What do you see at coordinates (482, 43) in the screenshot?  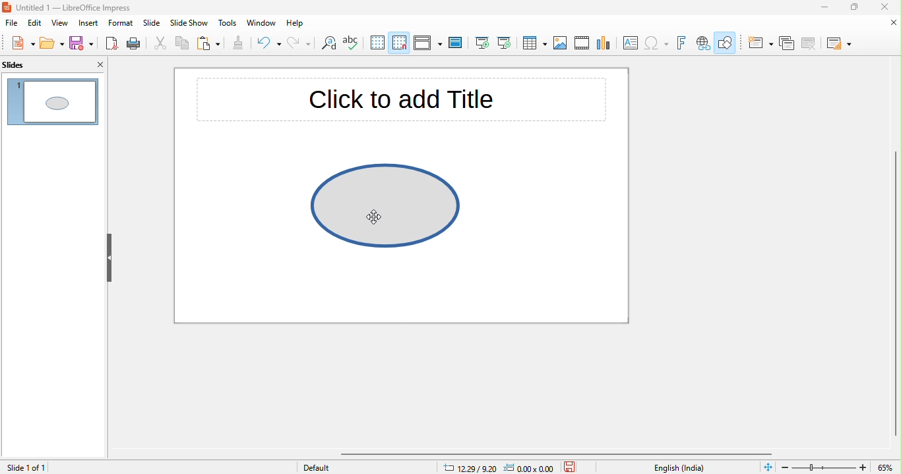 I see `start from first slide` at bounding box center [482, 43].